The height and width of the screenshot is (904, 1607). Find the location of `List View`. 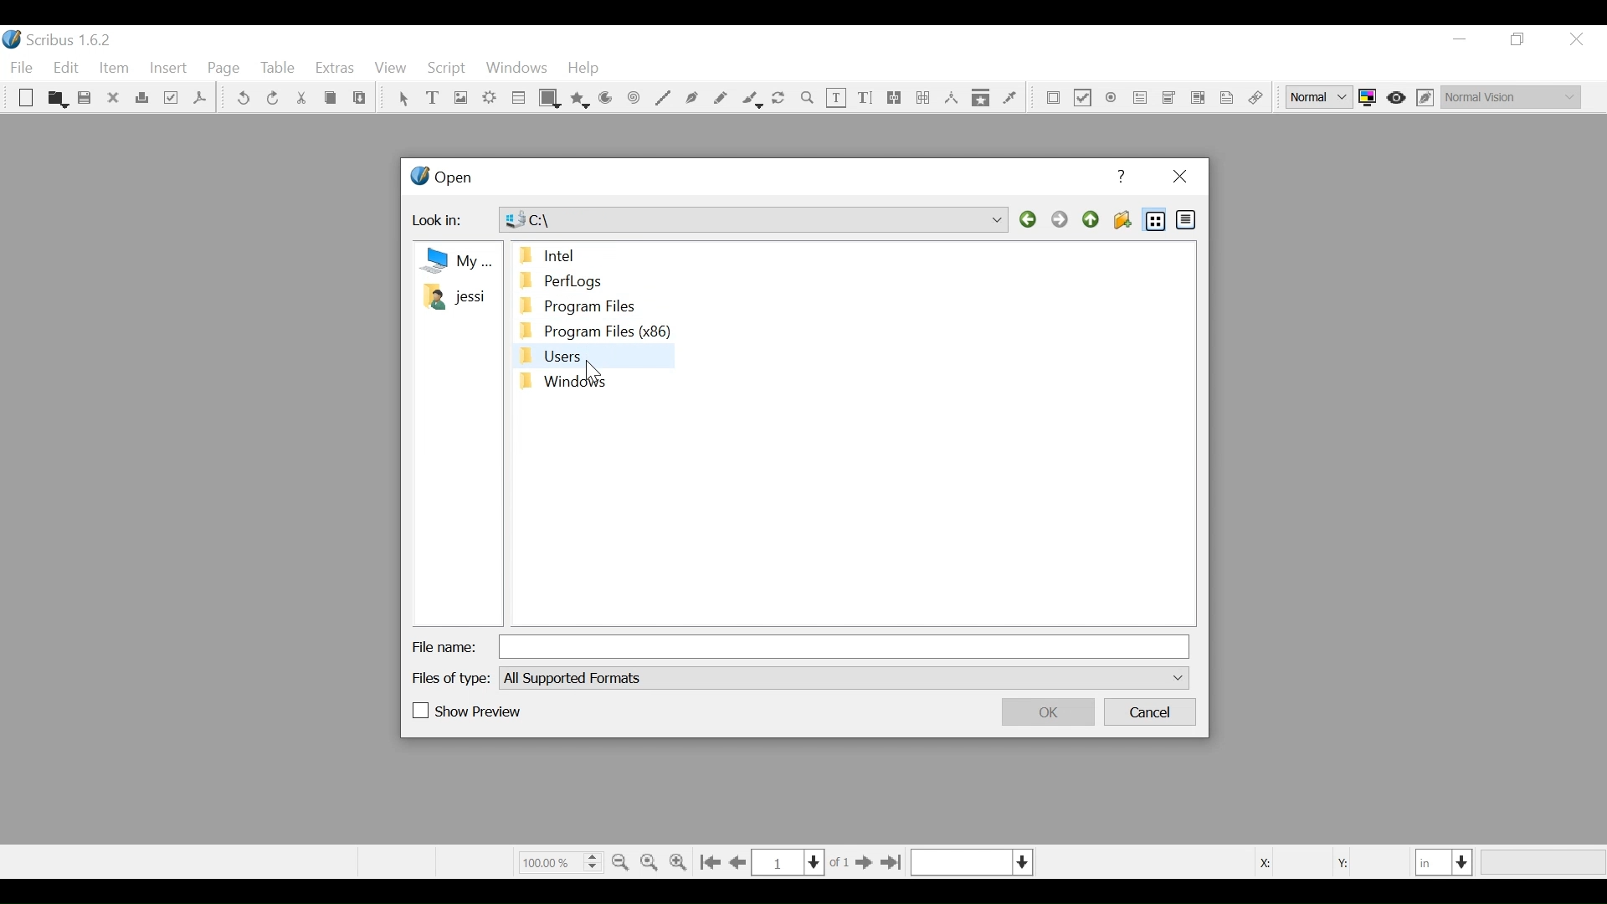

List View is located at coordinates (1156, 220).